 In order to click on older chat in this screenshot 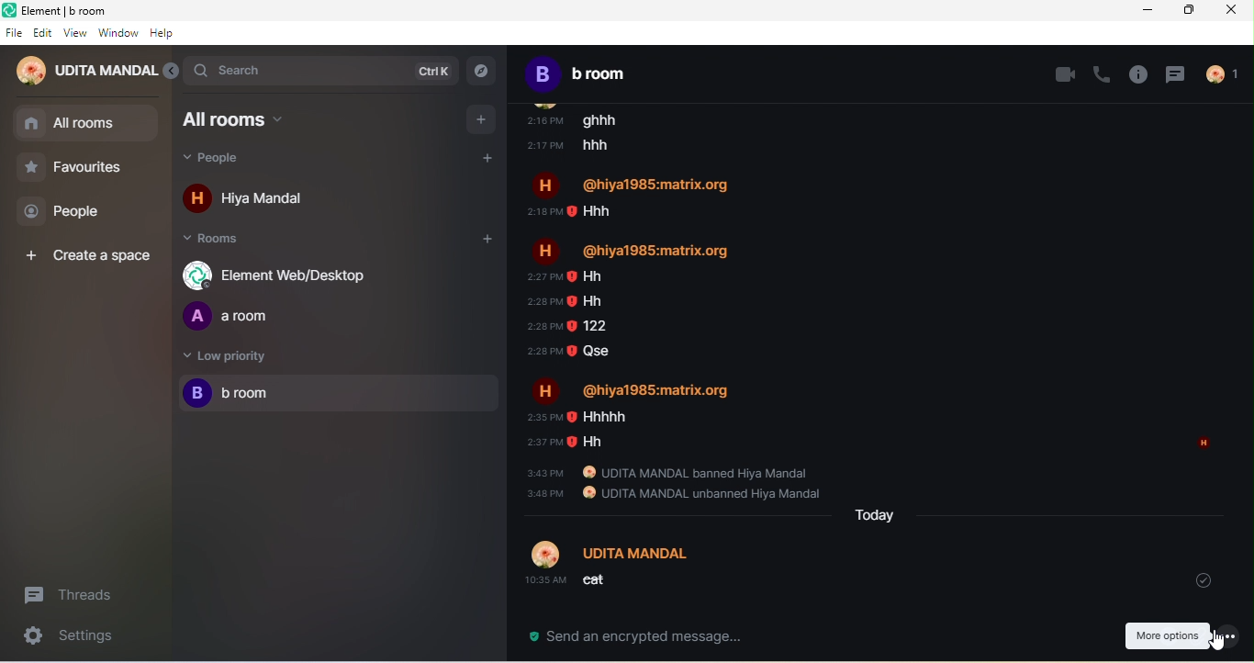, I will do `click(872, 298)`.